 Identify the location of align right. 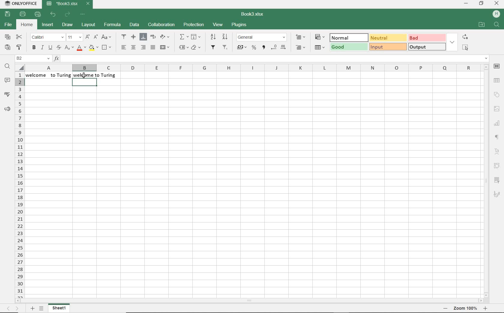
(144, 48).